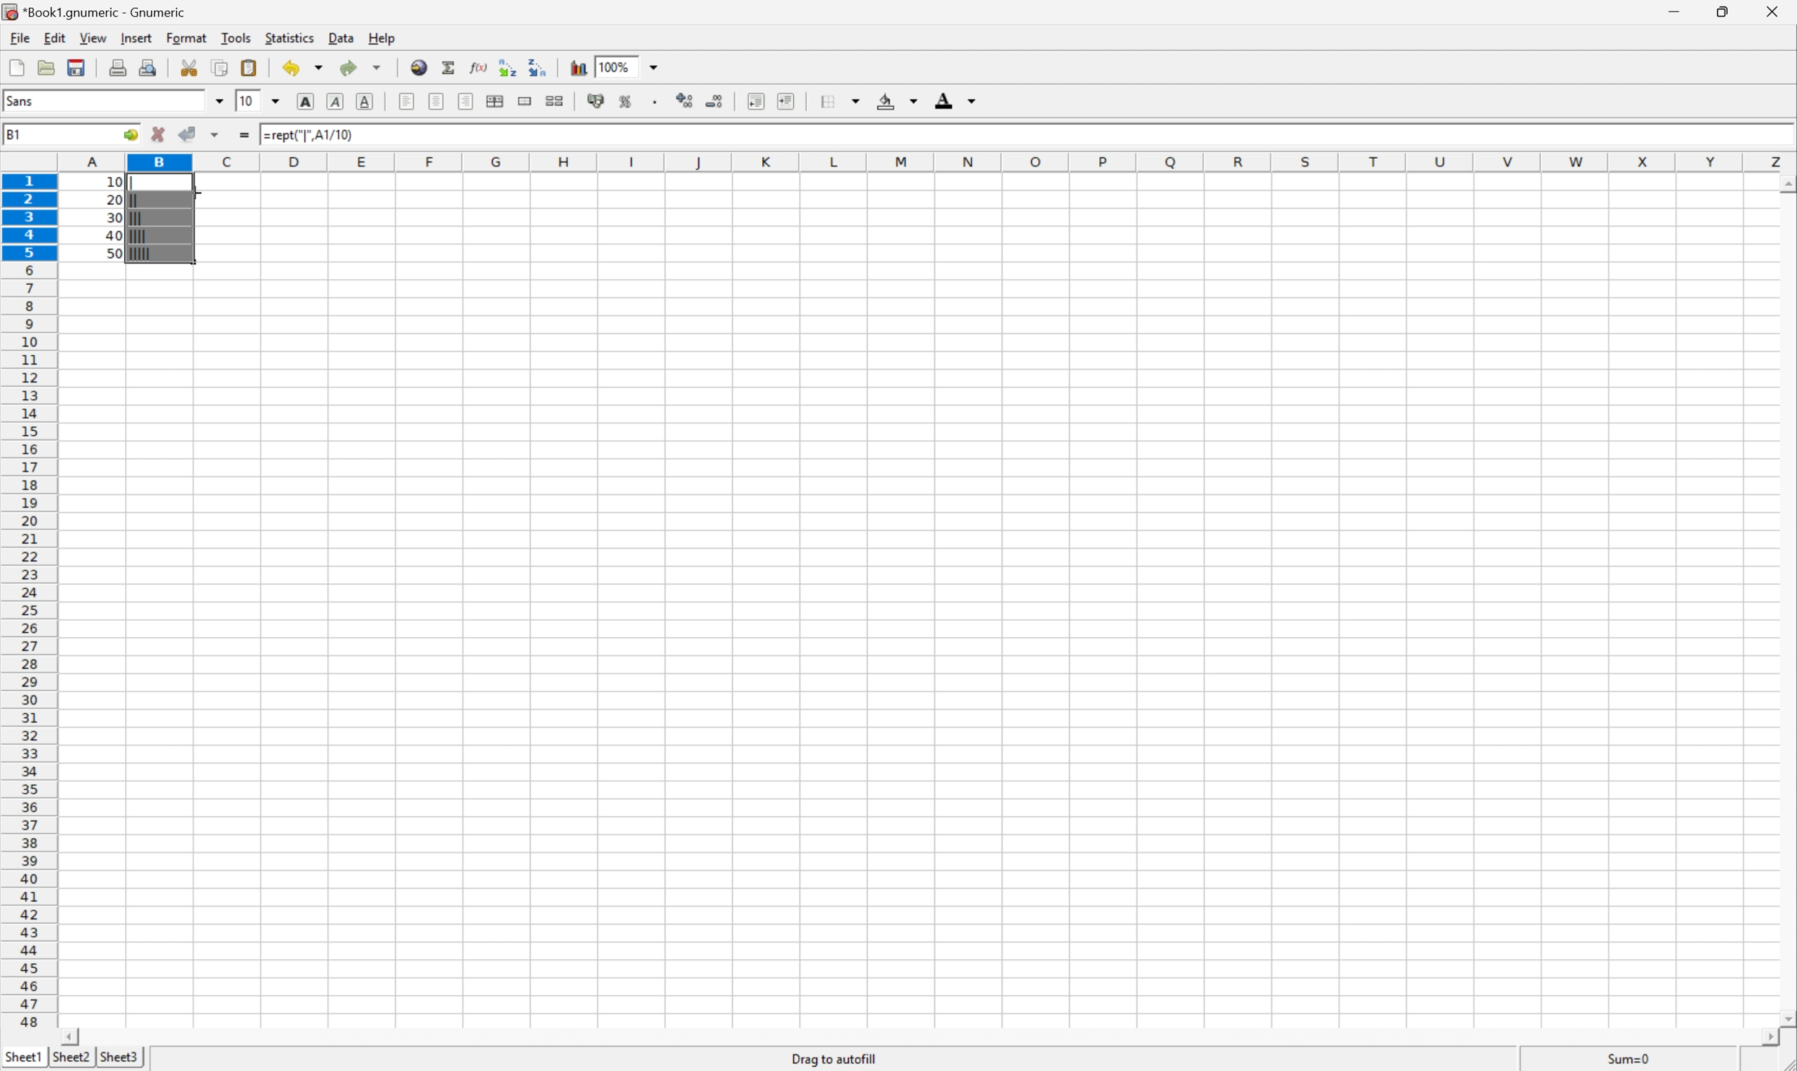 Image resolution: width=1797 pixels, height=1071 pixels. Describe the element at coordinates (147, 180) in the screenshot. I see `Cursor` at that location.